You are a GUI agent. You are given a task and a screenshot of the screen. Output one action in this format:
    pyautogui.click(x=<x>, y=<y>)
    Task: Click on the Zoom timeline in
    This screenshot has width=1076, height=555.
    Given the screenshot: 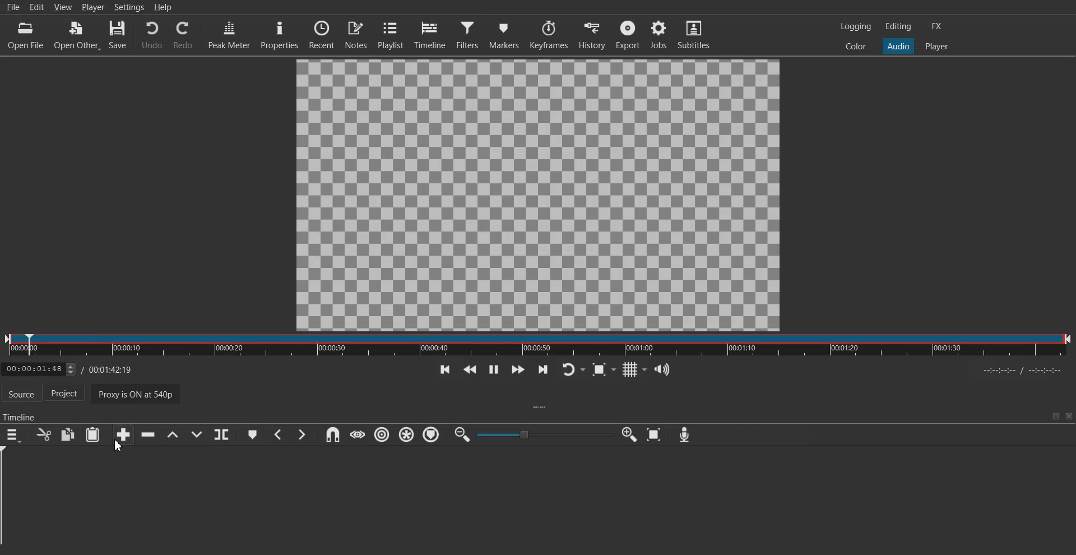 What is the action you would take?
    pyautogui.click(x=630, y=434)
    